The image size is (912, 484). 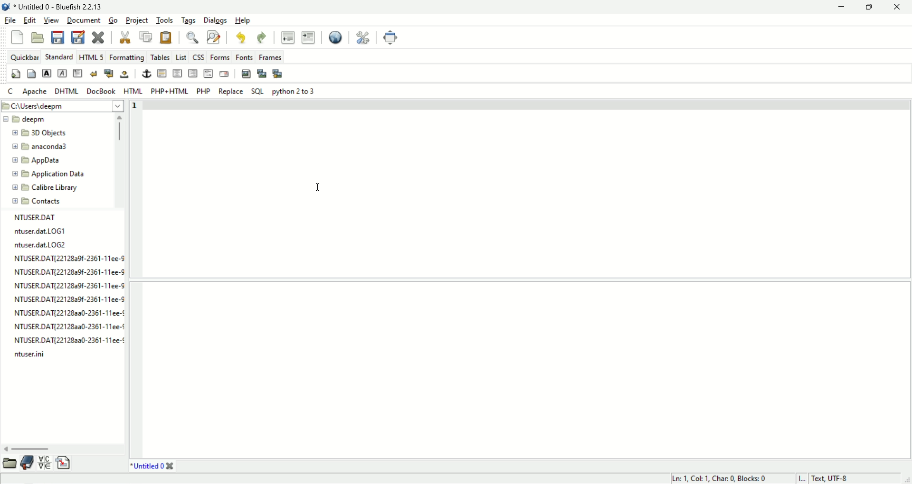 What do you see at coordinates (40, 132) in the screenshot?
I see `folder name` at bounding box center [40, 132].